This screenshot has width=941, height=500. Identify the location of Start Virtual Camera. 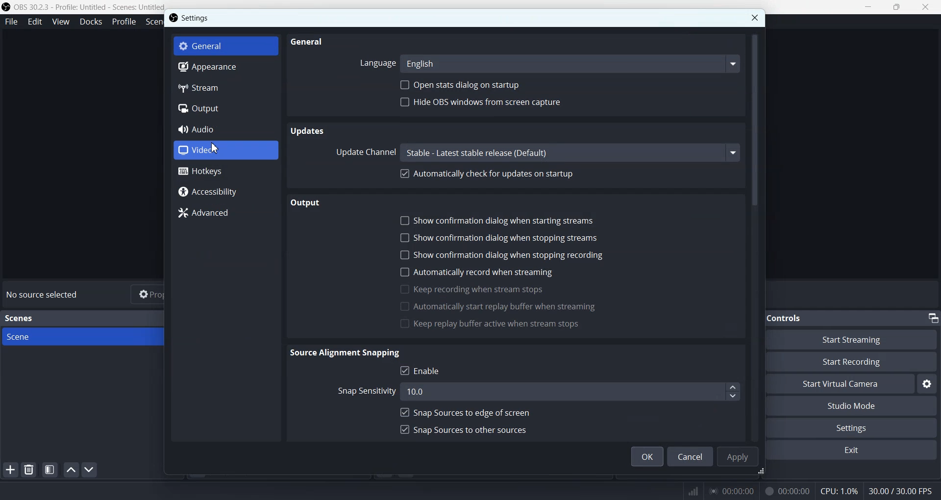
(845, 383).